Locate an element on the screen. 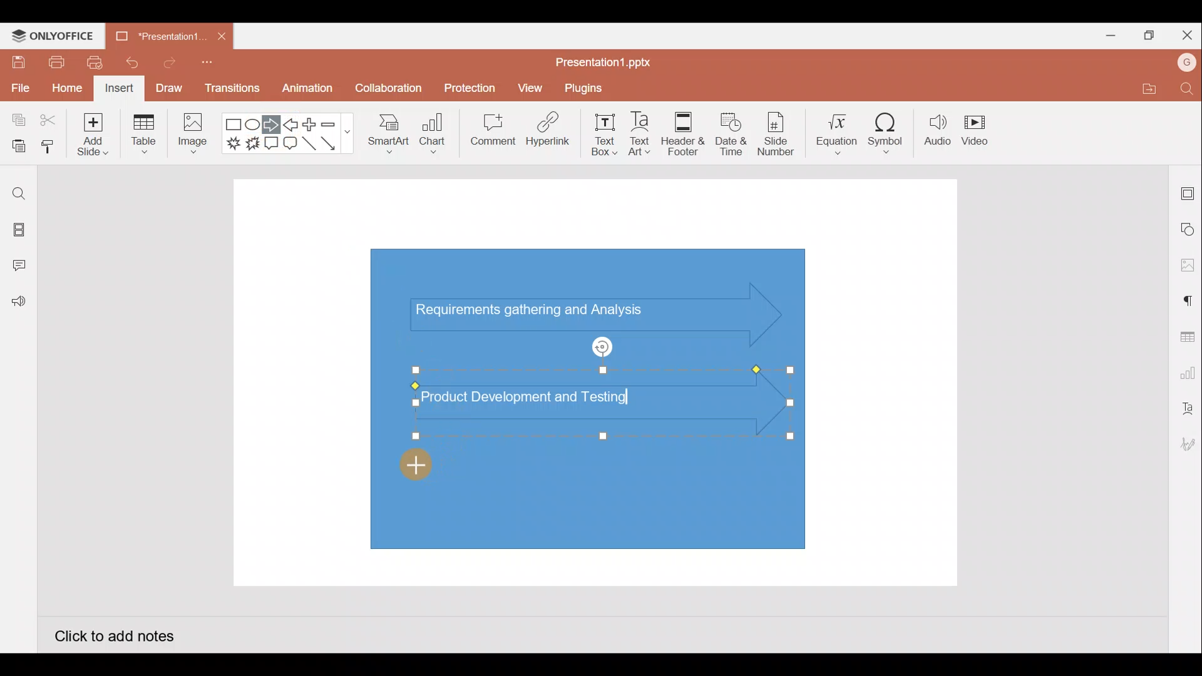 This screenshot has width=1202, height=676. Cursor on rectangle shape is located at coordinates (428, 464).